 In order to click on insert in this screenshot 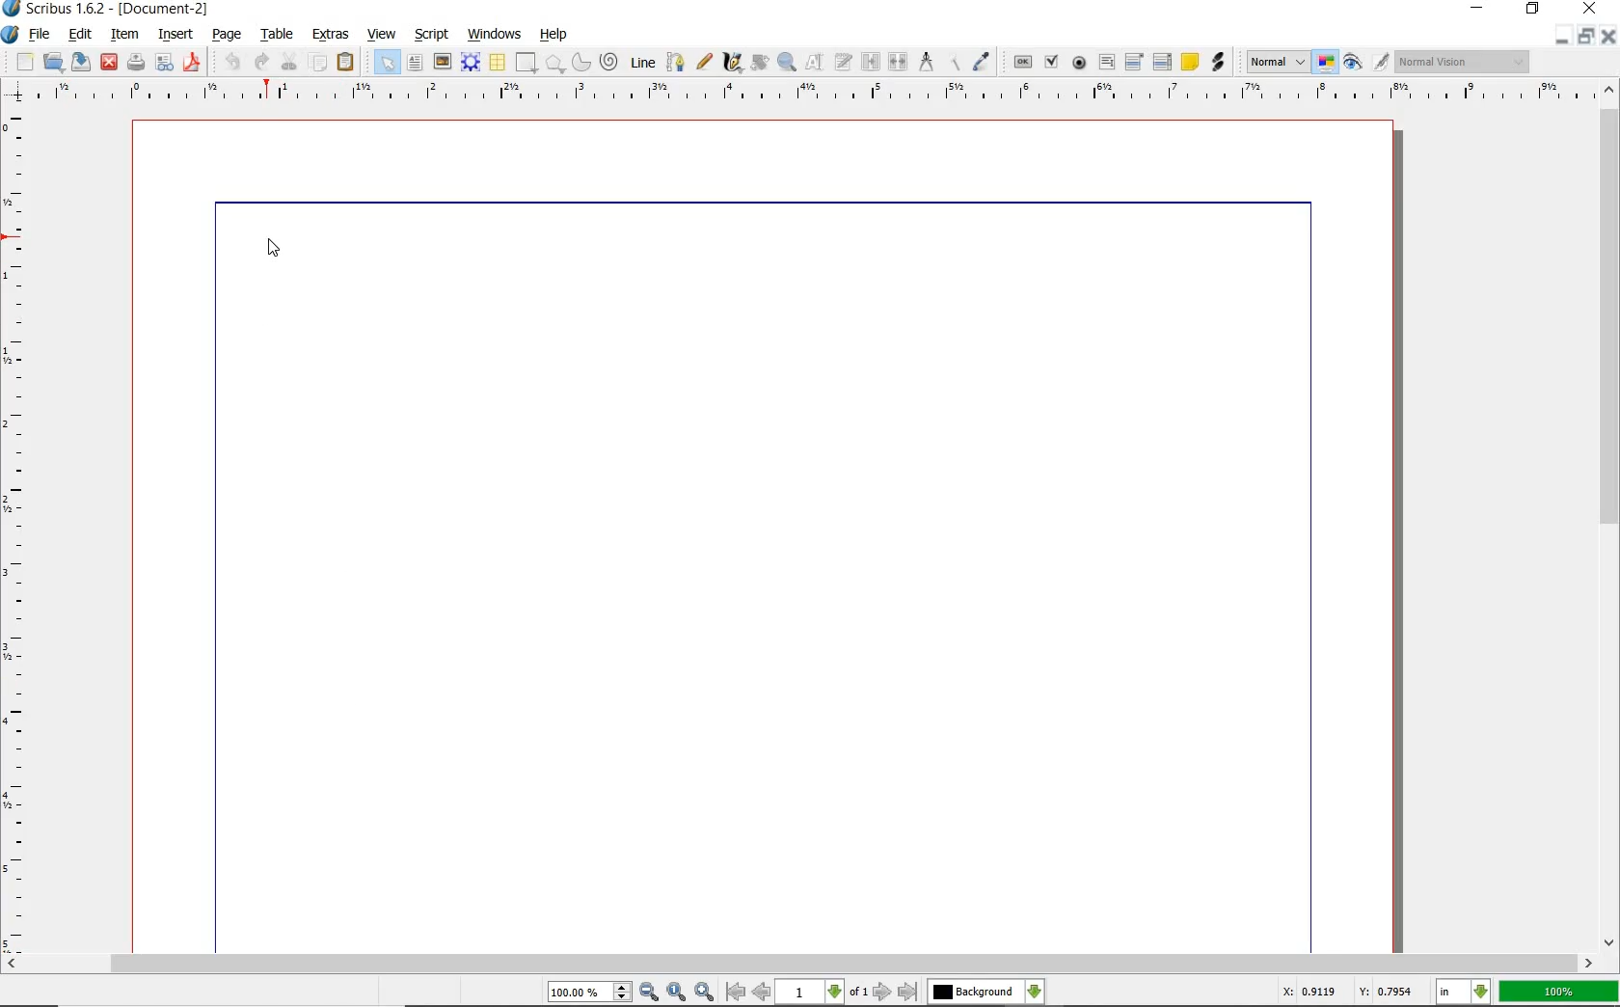, I will do `click(179, 36)`.